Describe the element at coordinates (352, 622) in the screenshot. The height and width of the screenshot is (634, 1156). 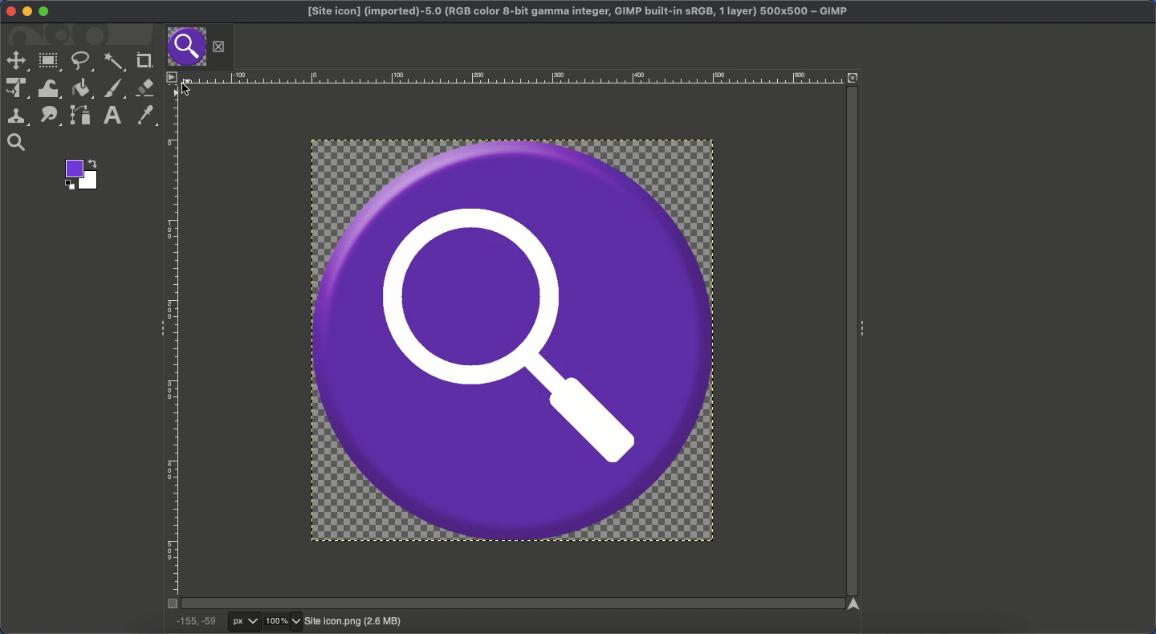
I see `Image` at that location.